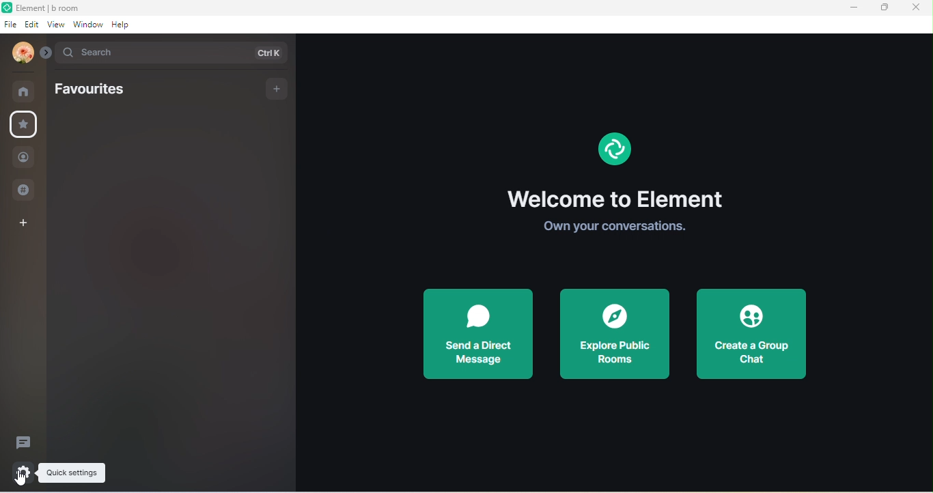 The width and height of the screenshot is (933, 493). Describe the element at coordinates (24, 441) in the screenshot. I see `threads` at that location.